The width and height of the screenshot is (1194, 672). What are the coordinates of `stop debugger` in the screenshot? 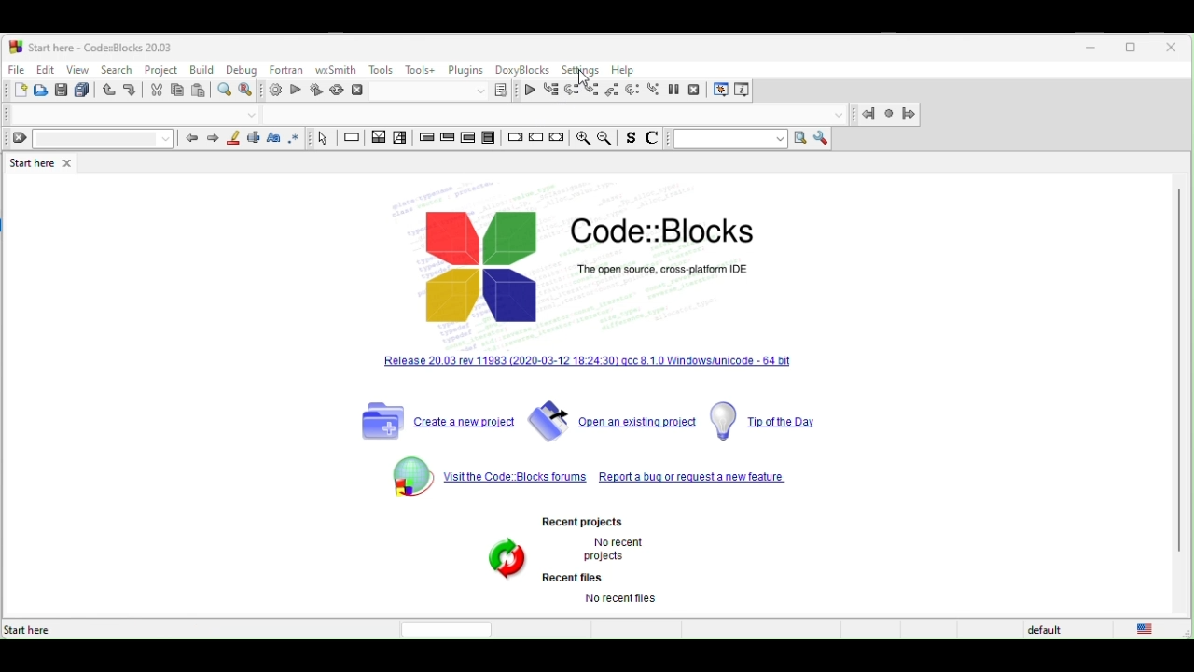 It's located at (696, 89).